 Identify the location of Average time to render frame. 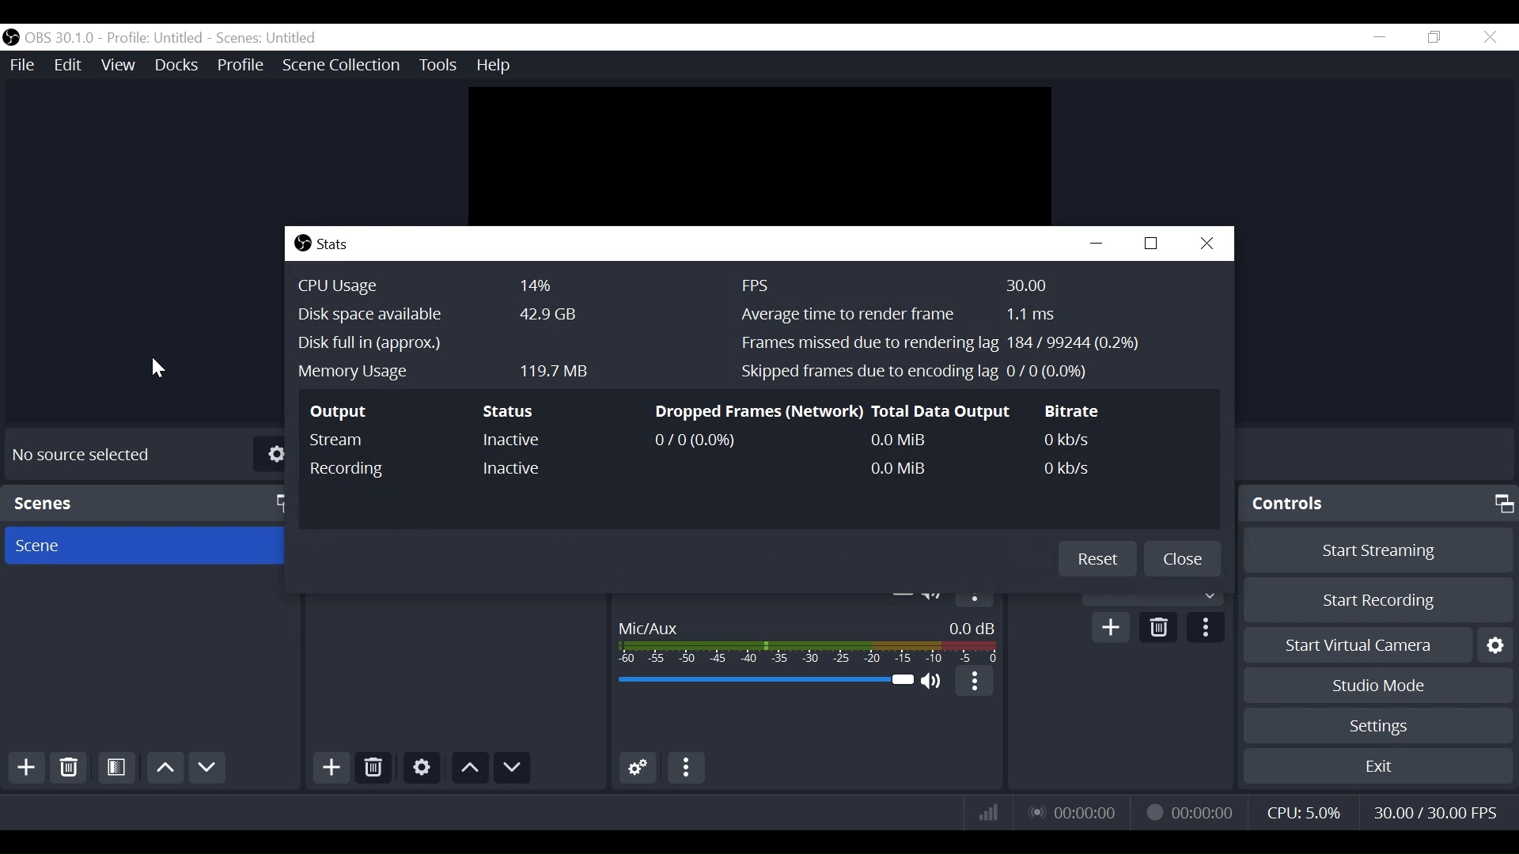
(950, 314).